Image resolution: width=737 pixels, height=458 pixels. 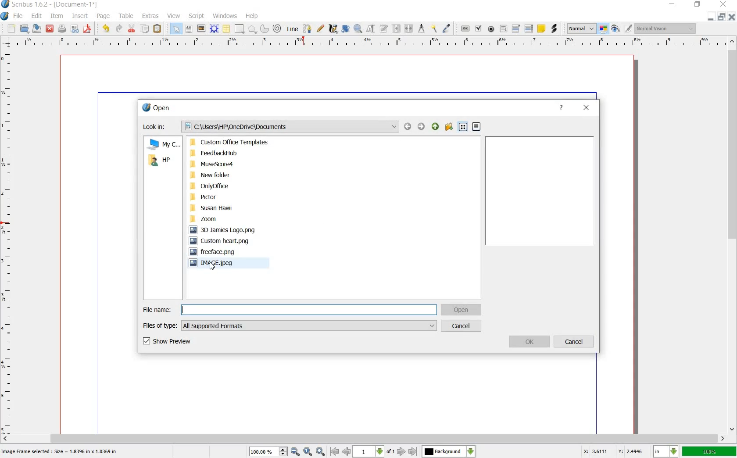 I want to click on new, so click(x=10, y=29).